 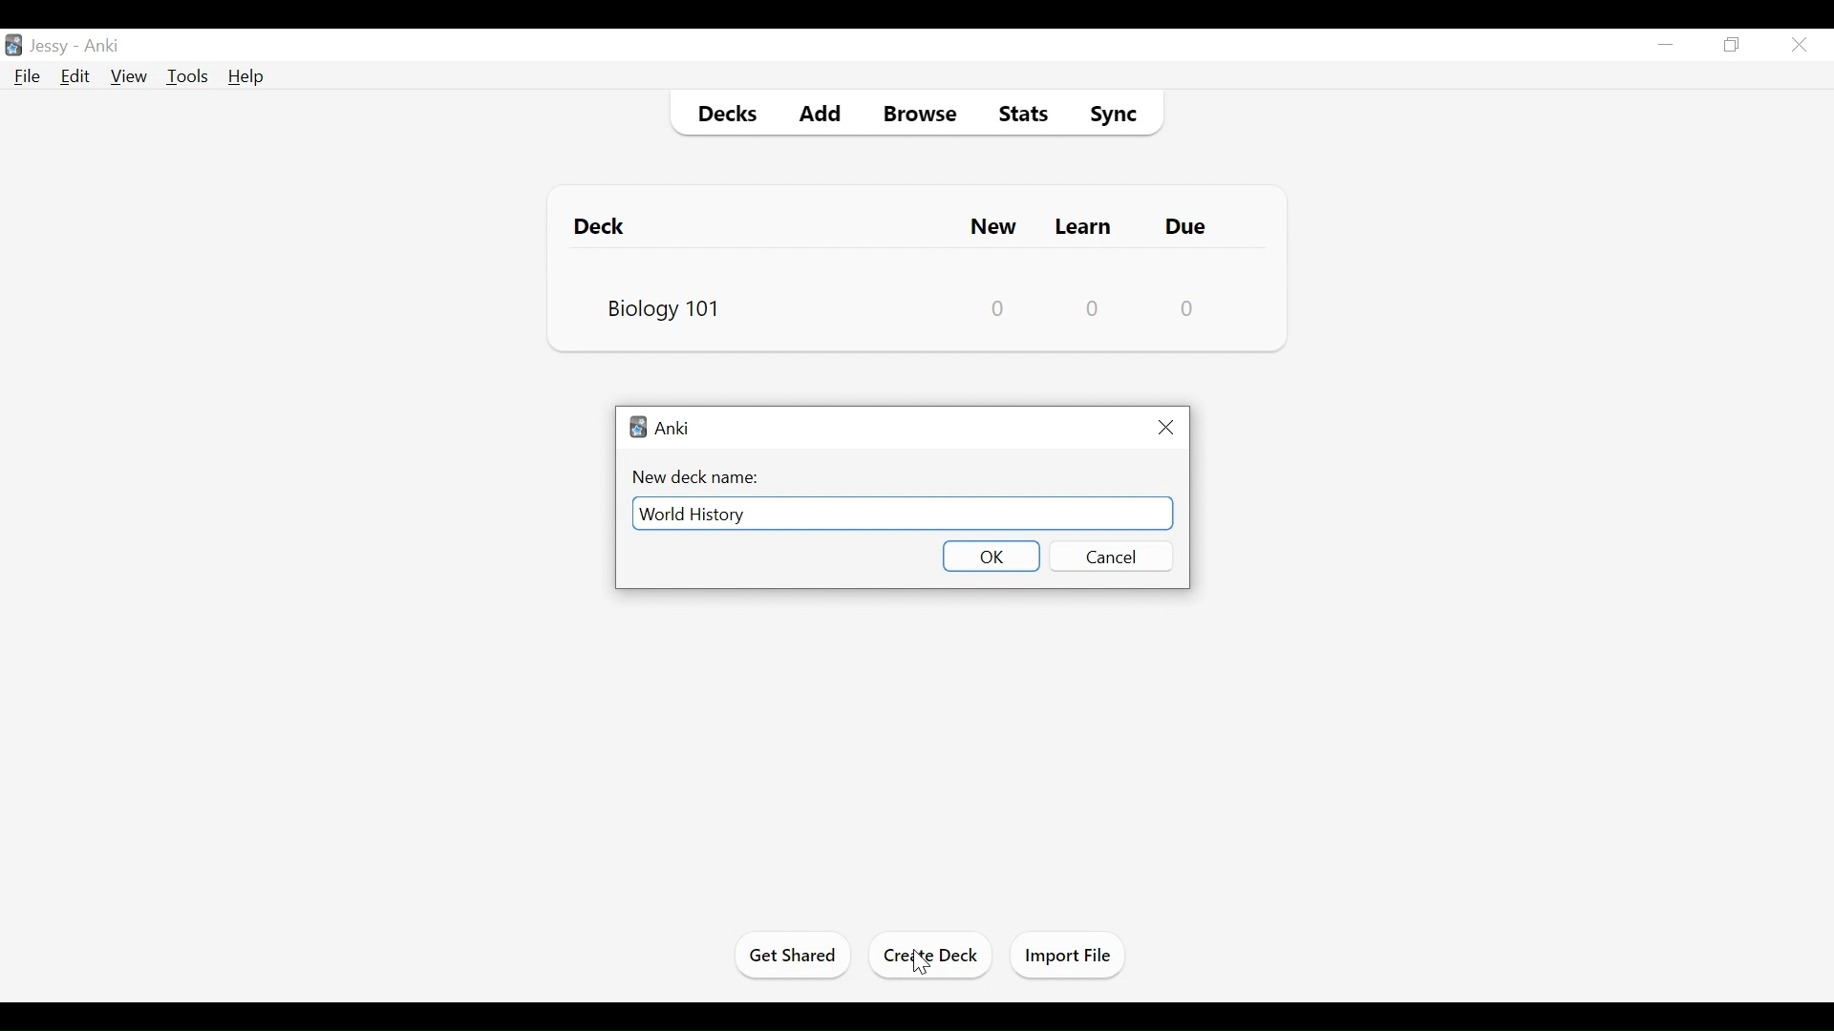 I want to click on Close, so click(x=1162, y=428).